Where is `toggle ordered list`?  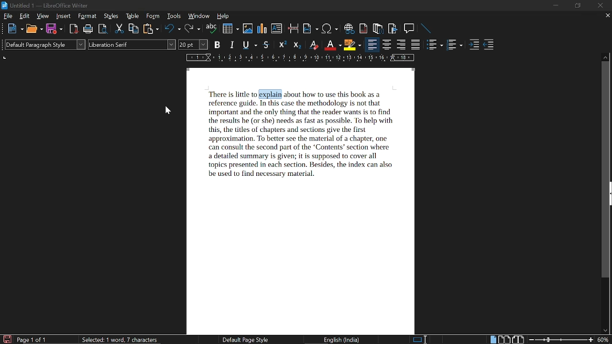
toggle ordered list is located at coordinates (435, 45).